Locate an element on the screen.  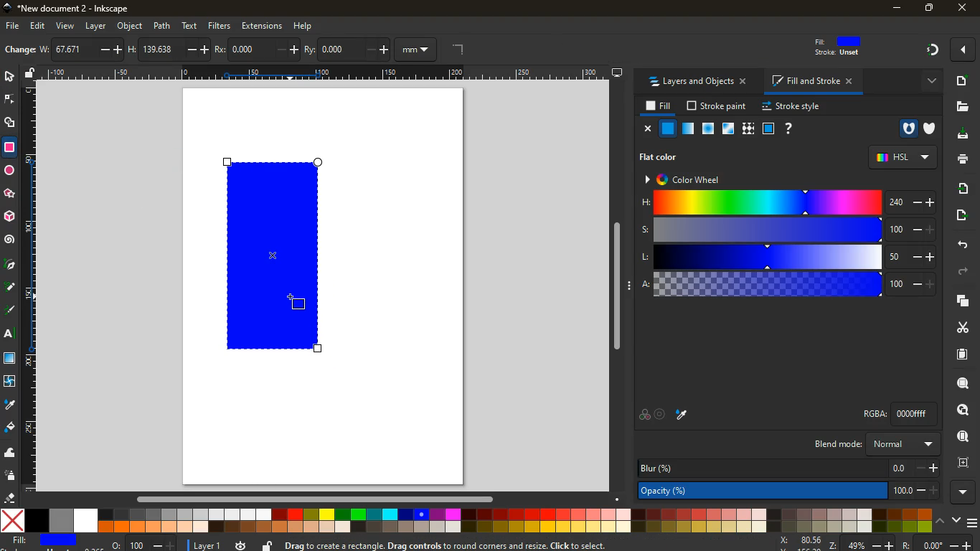
look is located at coordinates (963, 409).